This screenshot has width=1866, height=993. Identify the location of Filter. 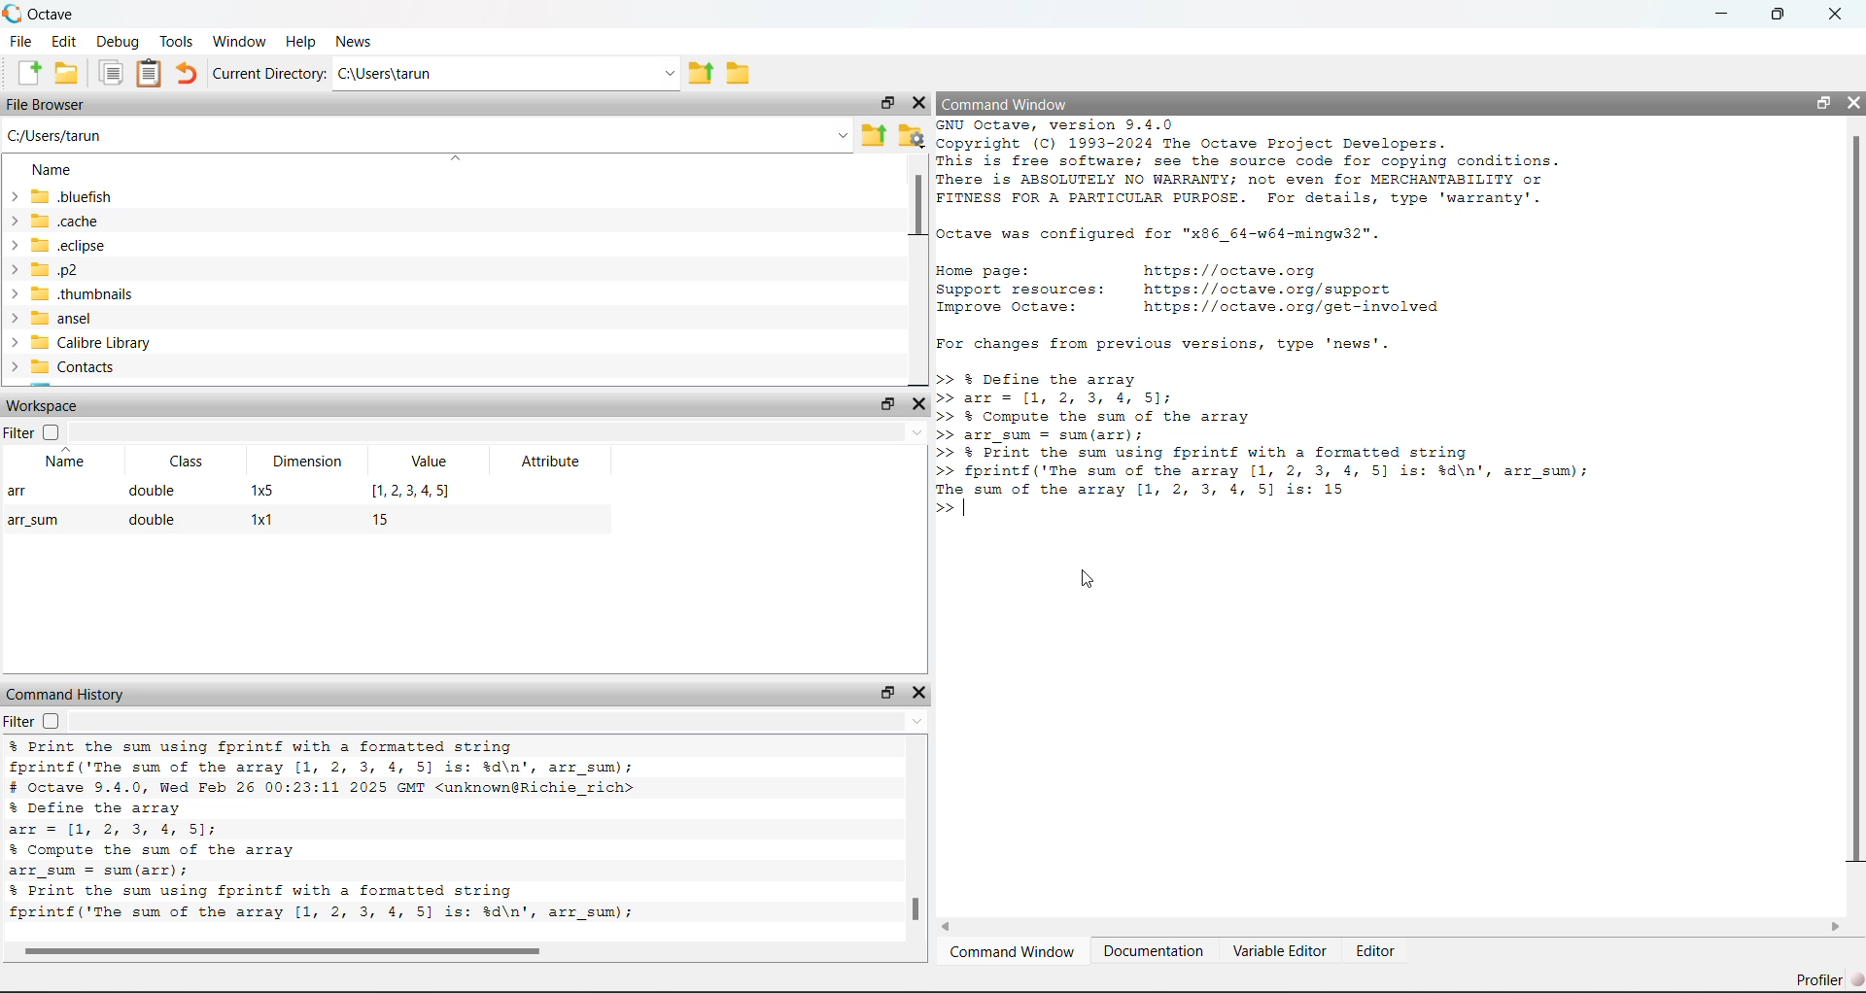
(19, 433).